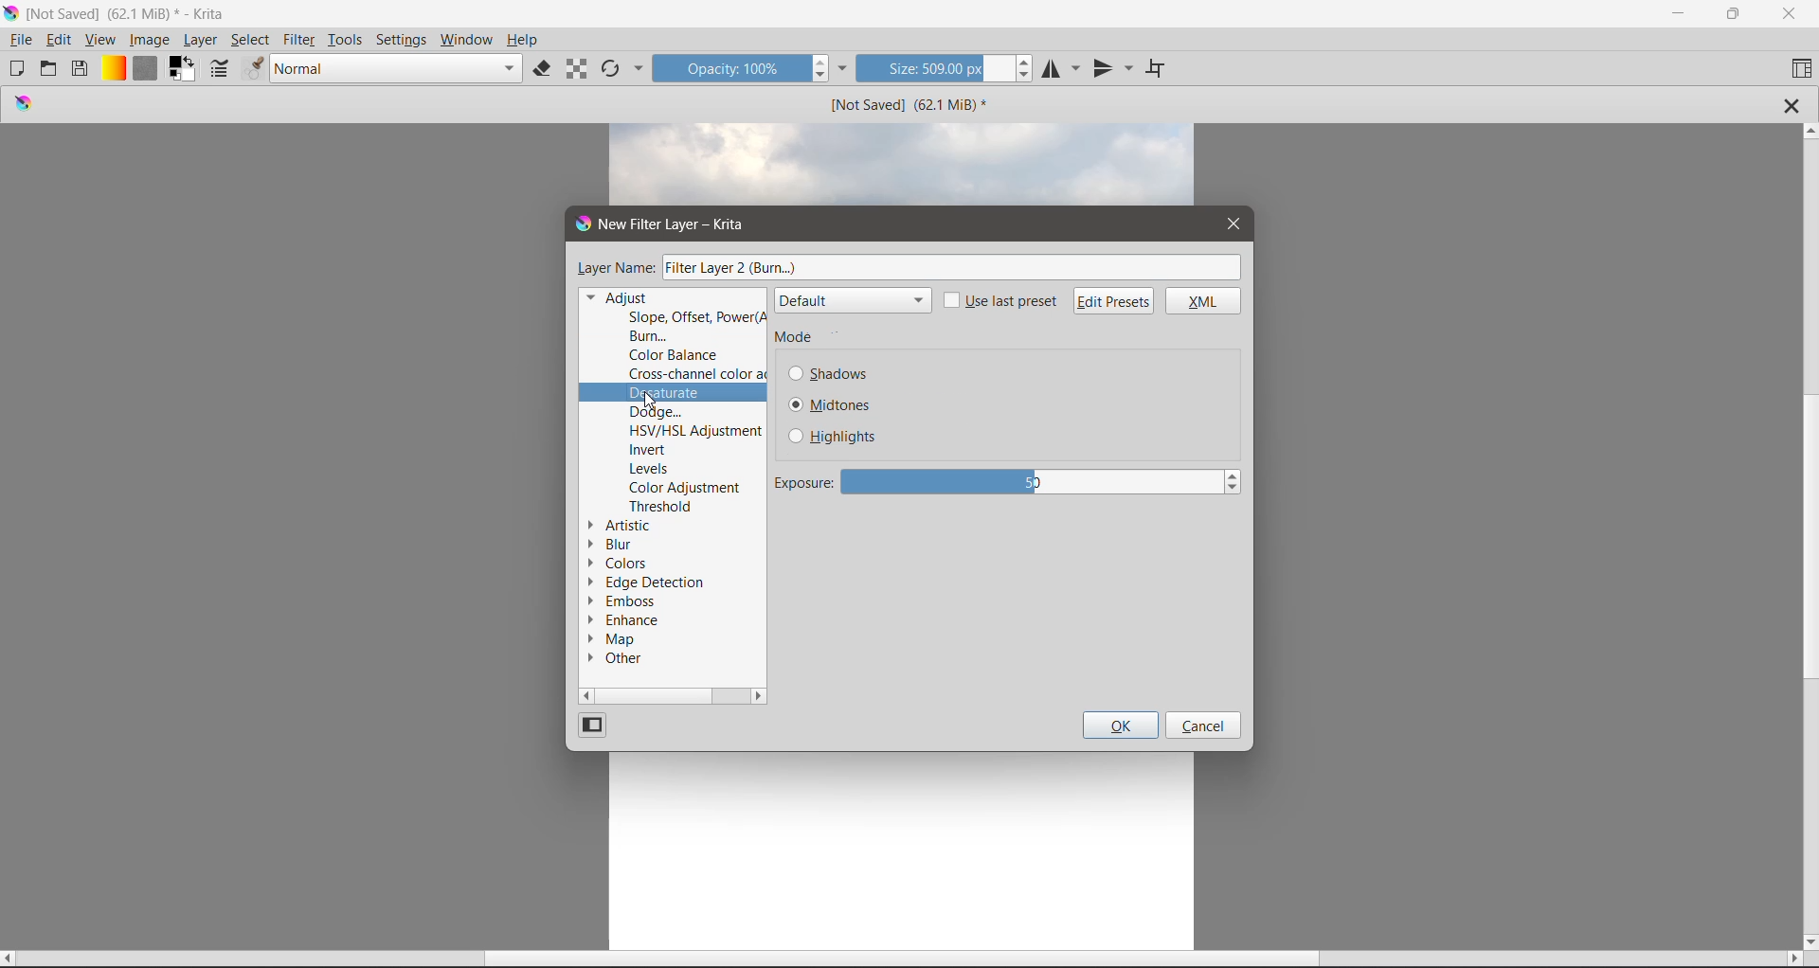  Describe the element at coordinates (837, 439) in the screenshot. I see `Highlights` at that location.